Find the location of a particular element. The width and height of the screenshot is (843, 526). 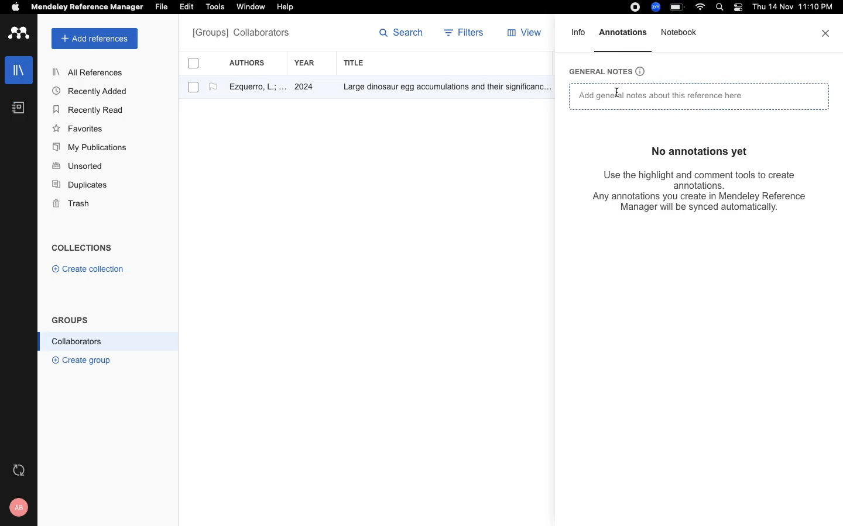

apple logo is located at coordinates (16, 8).